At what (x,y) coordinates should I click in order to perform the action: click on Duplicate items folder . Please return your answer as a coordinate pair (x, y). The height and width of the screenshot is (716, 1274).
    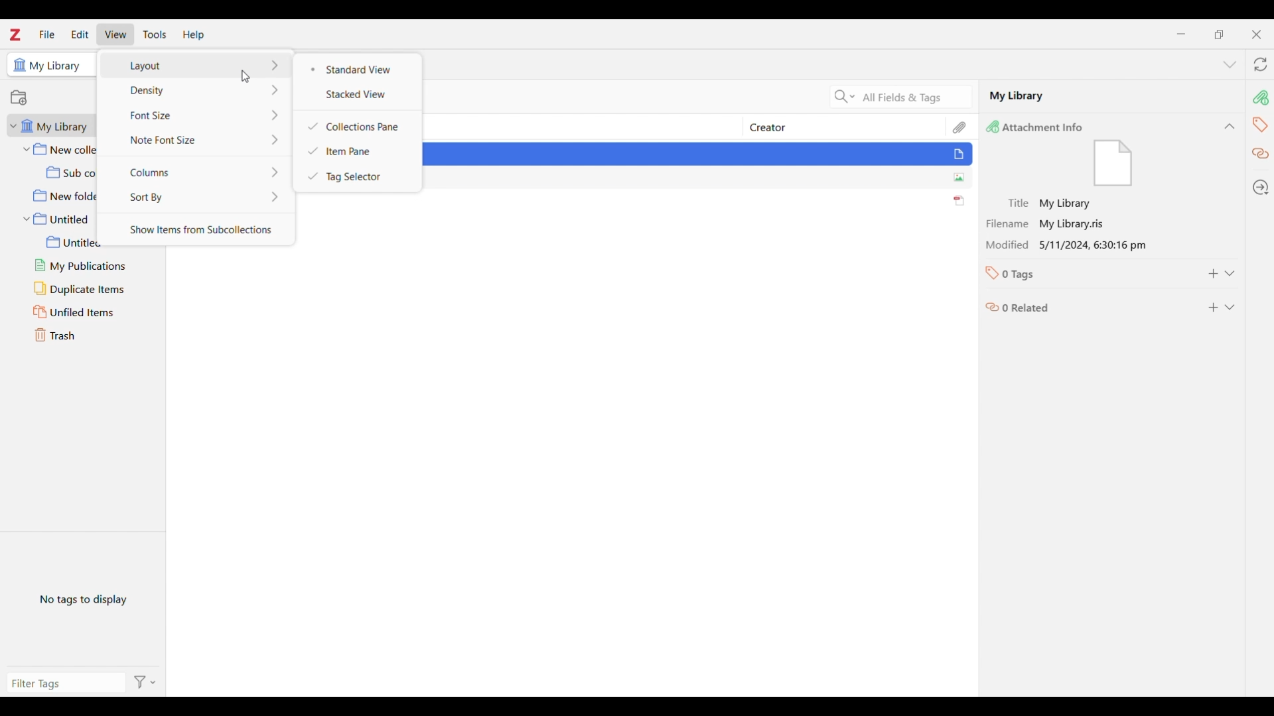
    Looking at the image, I should click on (88, 288).